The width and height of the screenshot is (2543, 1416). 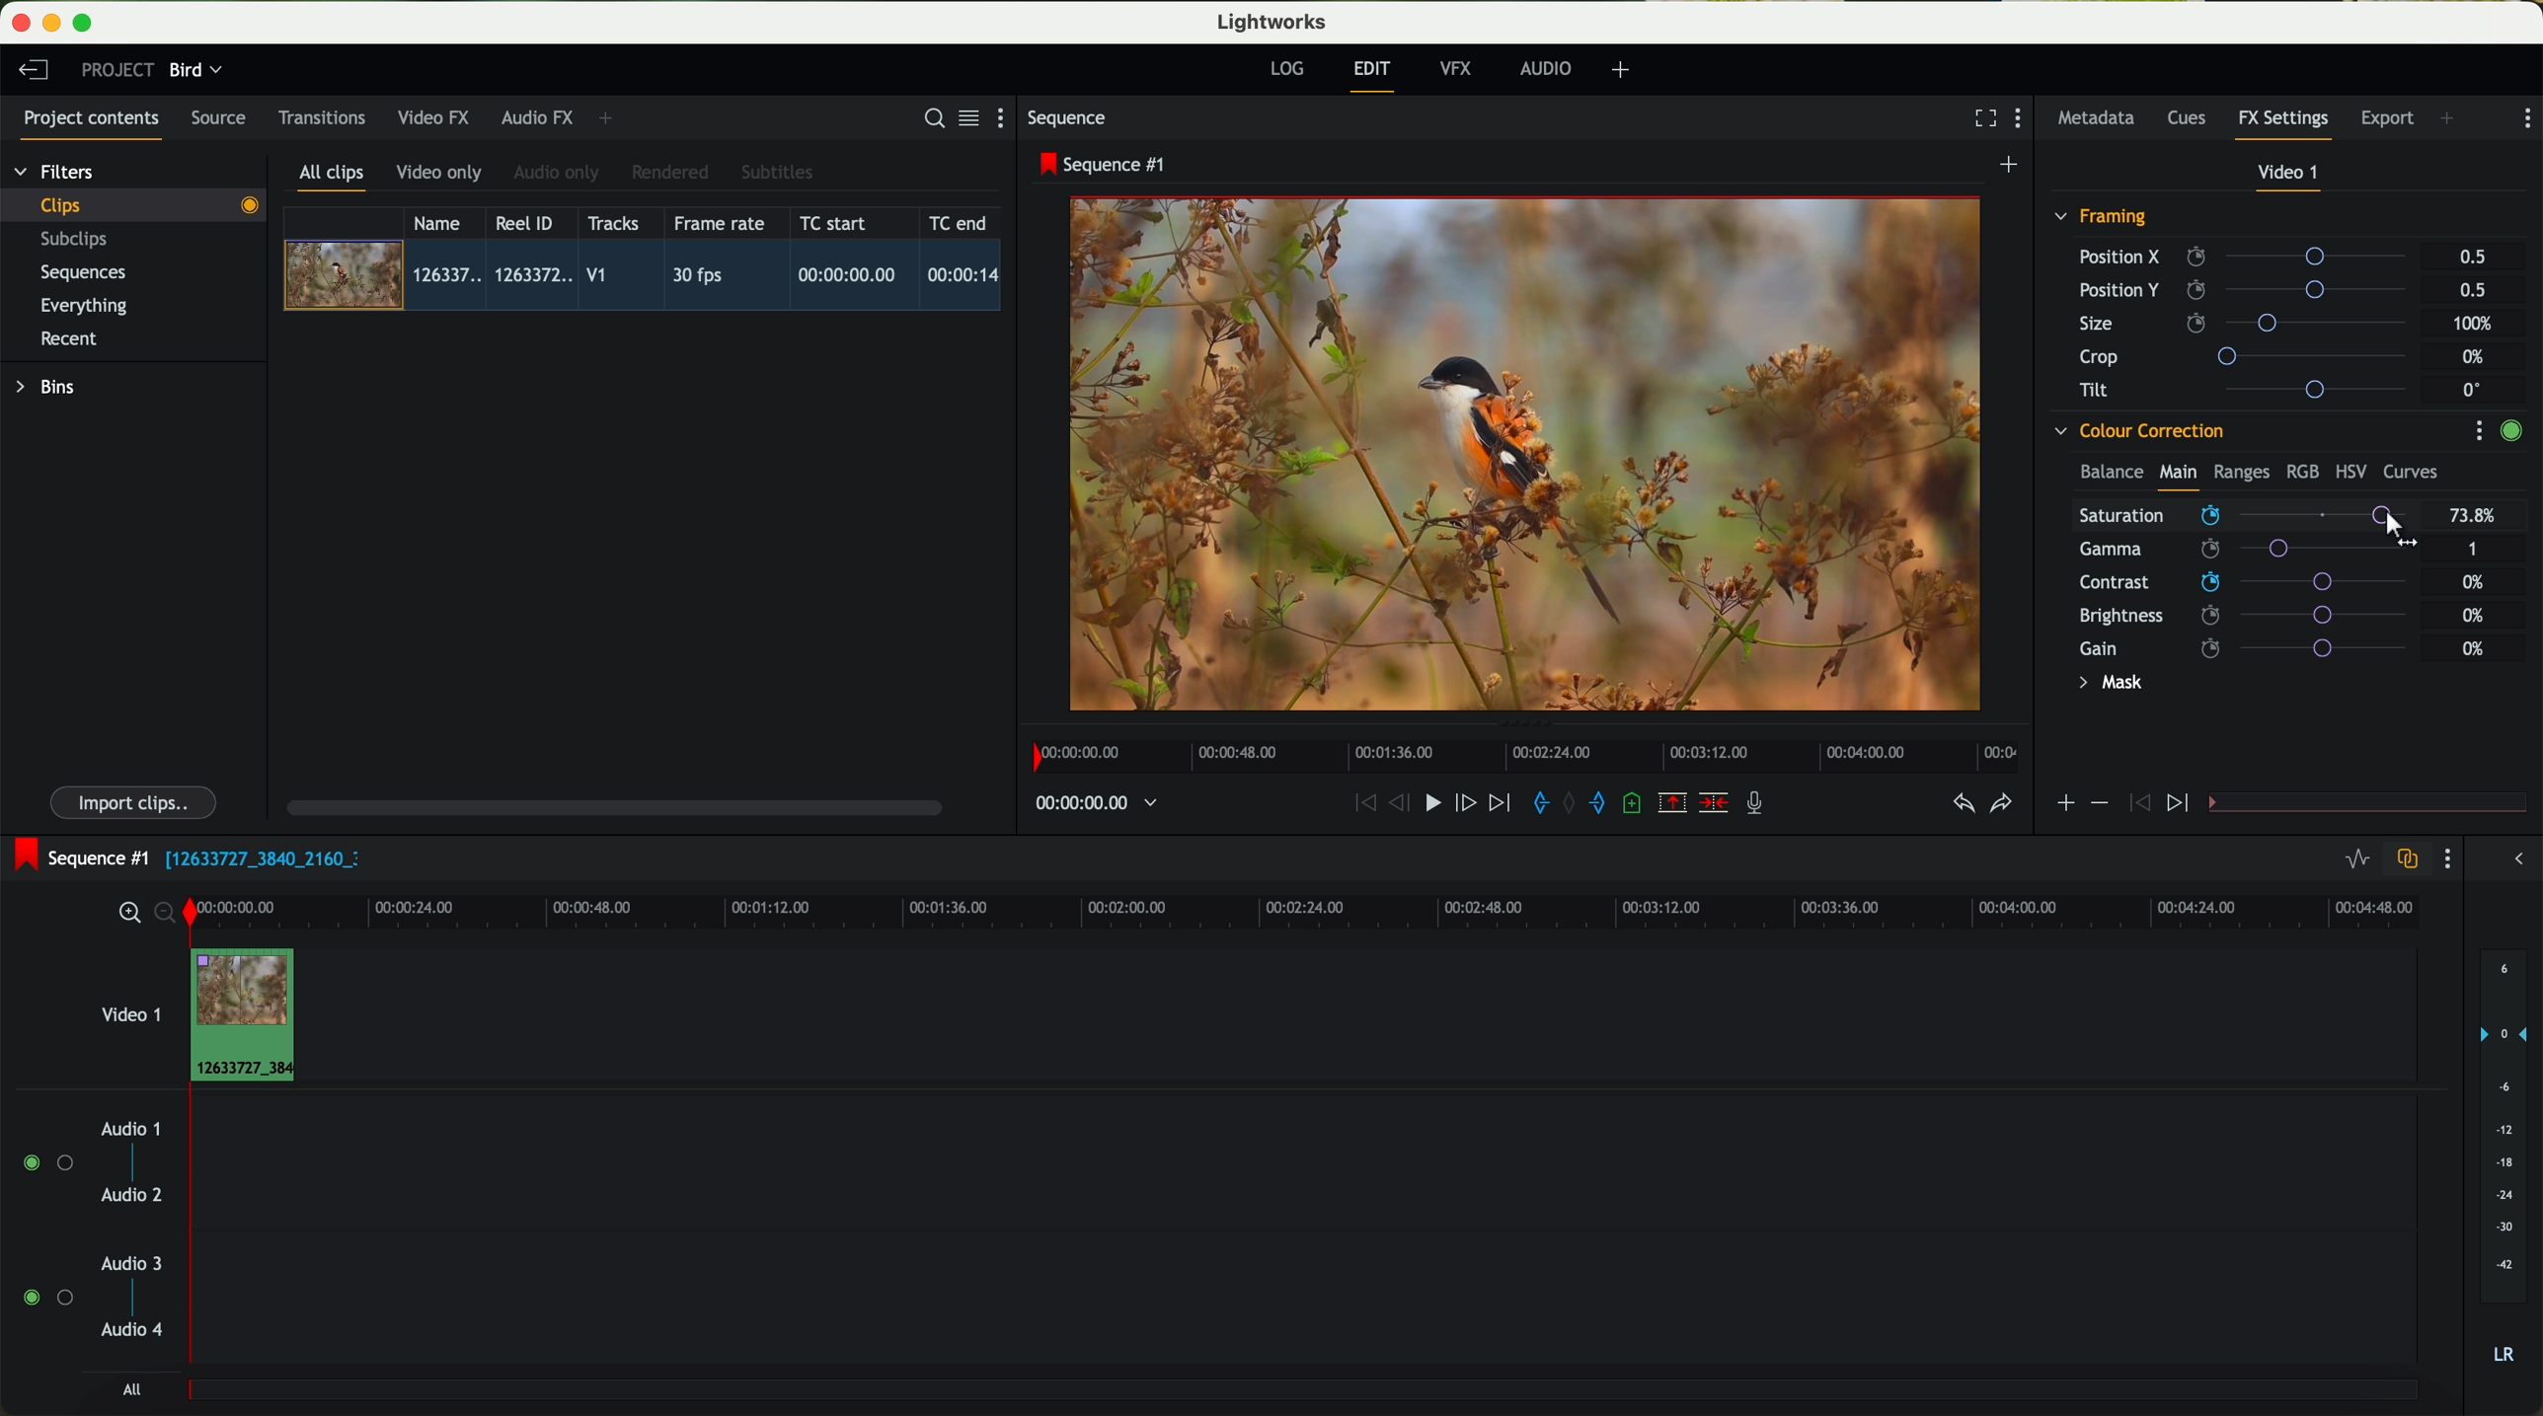 I want to click on enable, so click(x=2510, y=433).